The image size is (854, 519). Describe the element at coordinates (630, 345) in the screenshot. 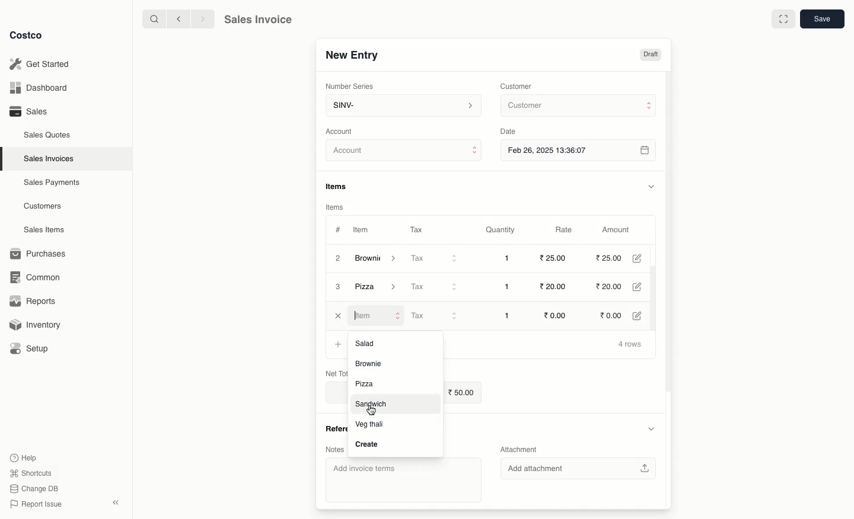

I see `4 rows` at that location.